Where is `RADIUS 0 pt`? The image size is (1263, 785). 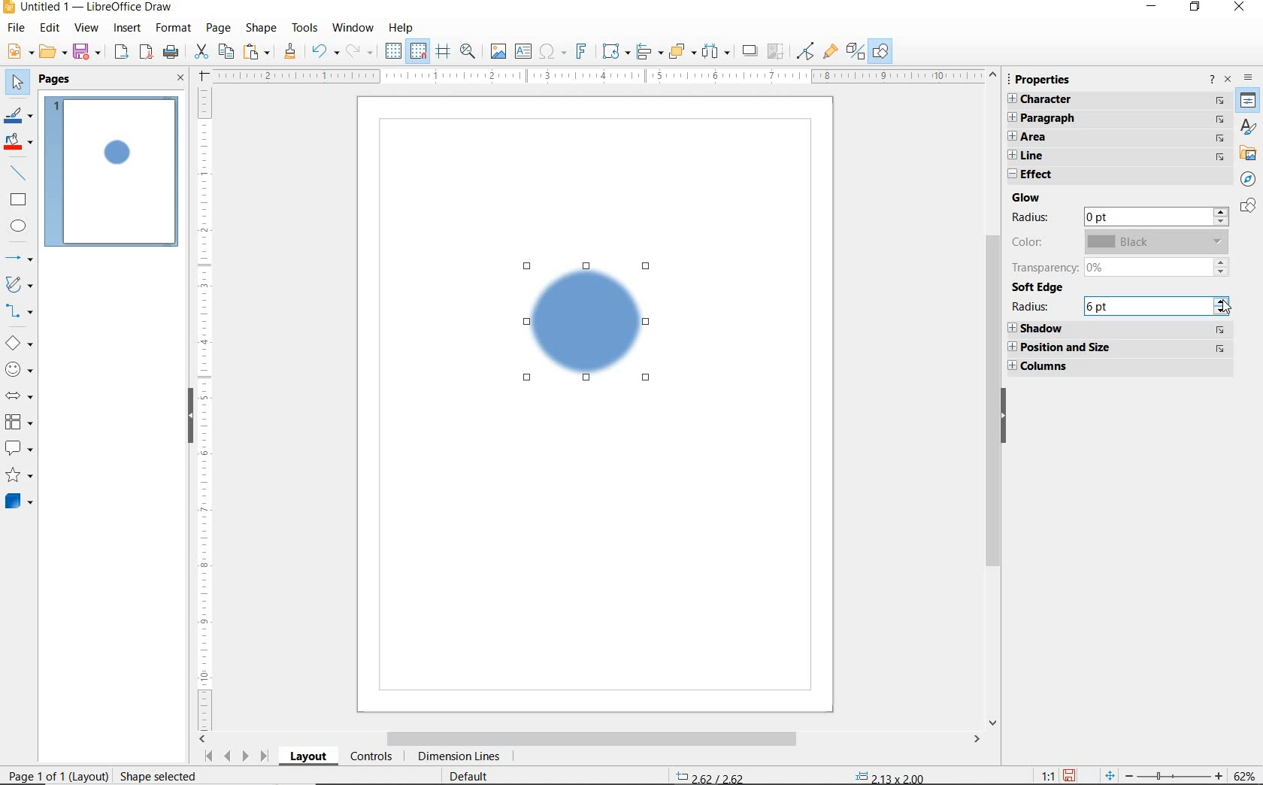
RADIUS 0 pt is located at coordinates (1107, 217).